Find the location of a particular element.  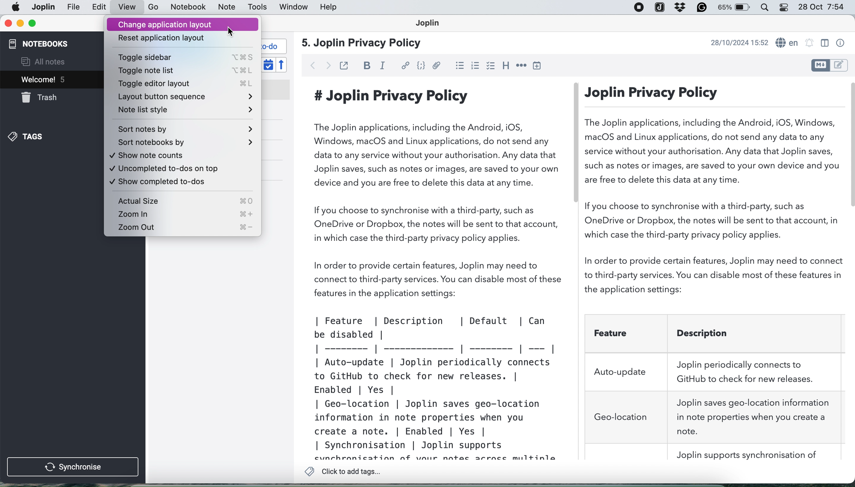

Actual size is located at coordinates (182, 200).